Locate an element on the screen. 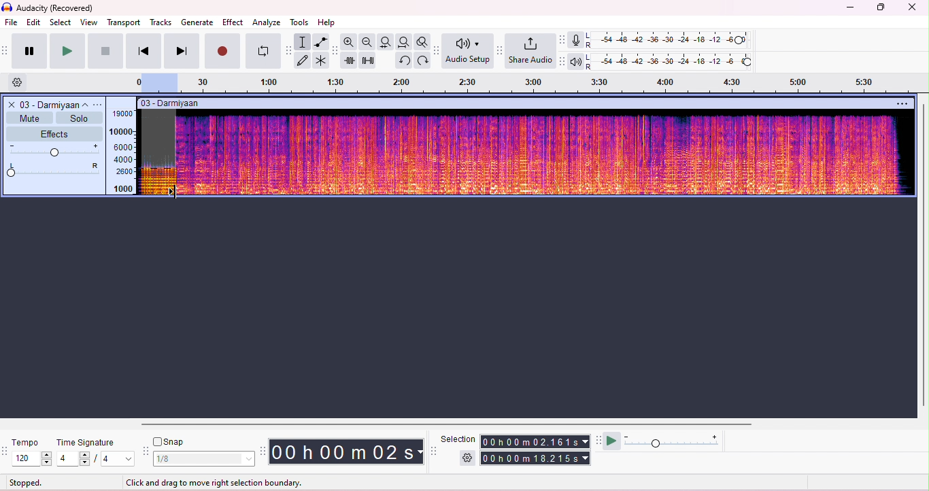 The height and width of the screenshot is (491, 929). frequency is located at coordinates (123, 152).